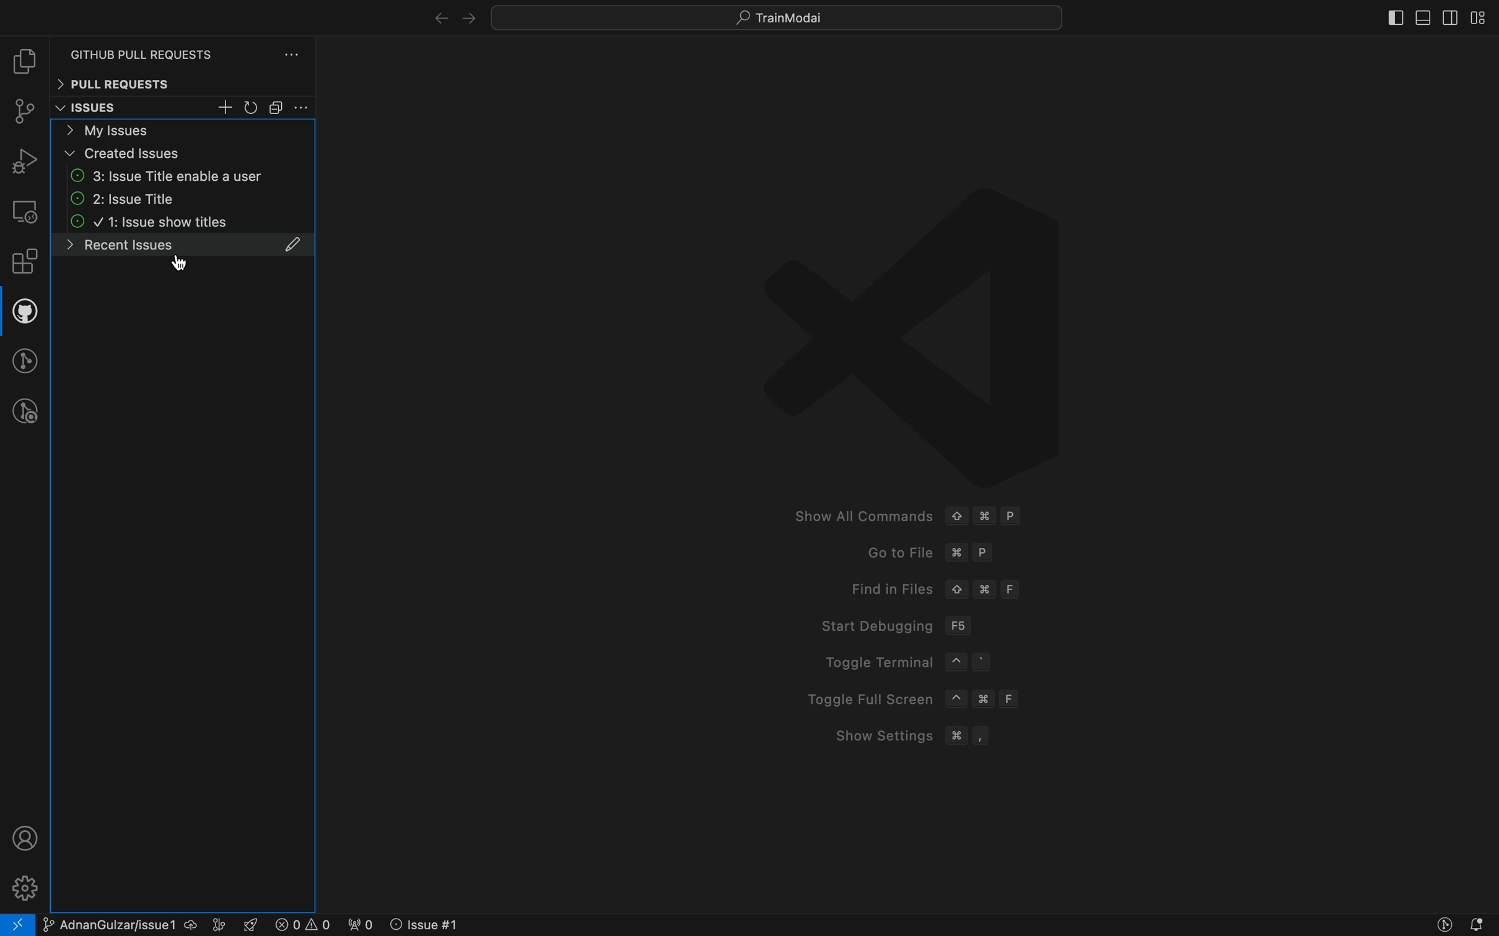  Describe the element at coordinates (303, 108) in the screenshot. I see `settings` at that location.